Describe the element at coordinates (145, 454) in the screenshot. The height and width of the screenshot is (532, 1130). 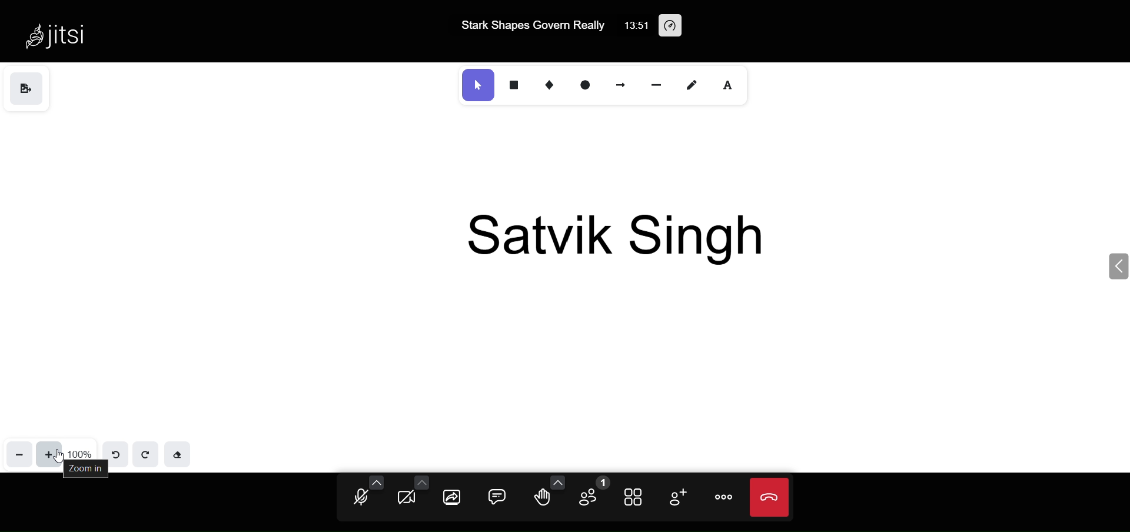
I see `redo` at that location.